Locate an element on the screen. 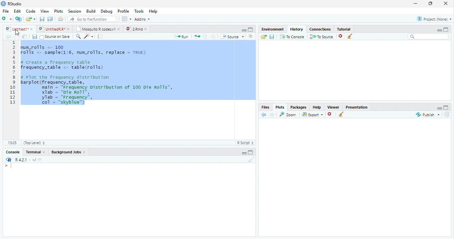  RStudio is located at coordinates (12, 4).